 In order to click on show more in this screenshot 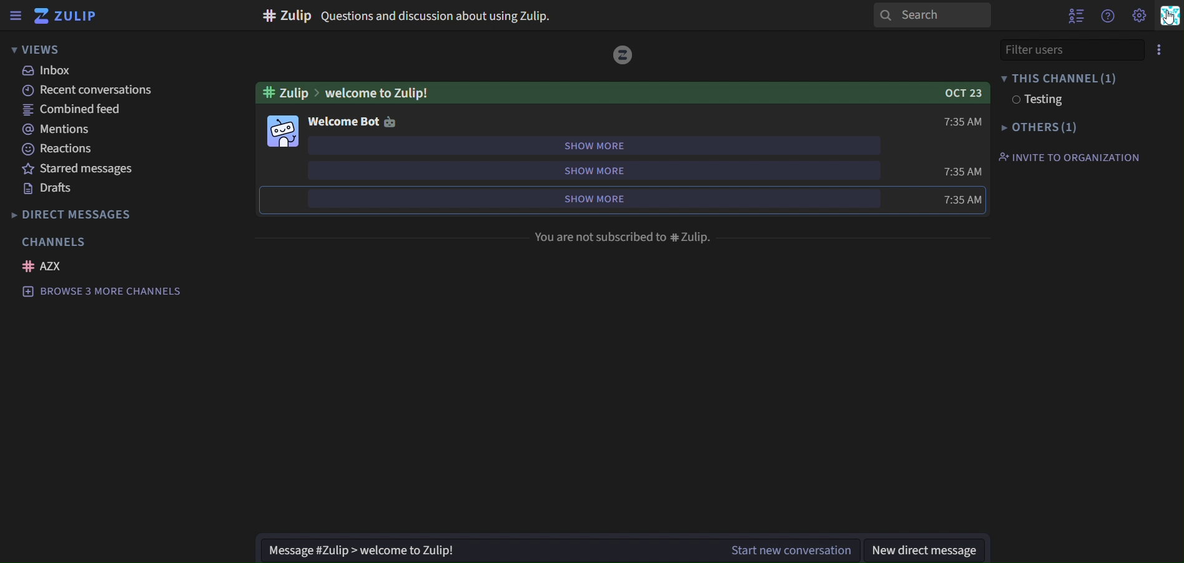, I will do `click(598, 144)`.